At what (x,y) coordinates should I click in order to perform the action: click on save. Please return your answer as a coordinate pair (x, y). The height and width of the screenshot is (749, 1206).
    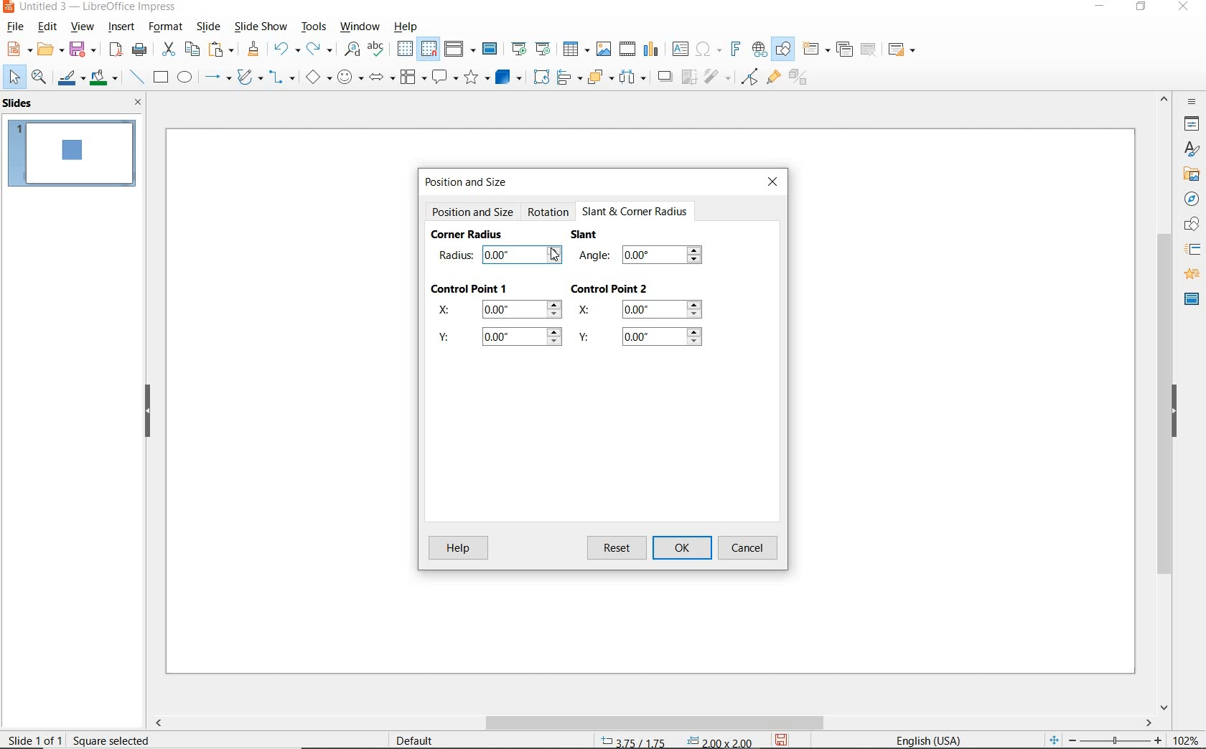
    Looking at the image, I should click on (781, 740).